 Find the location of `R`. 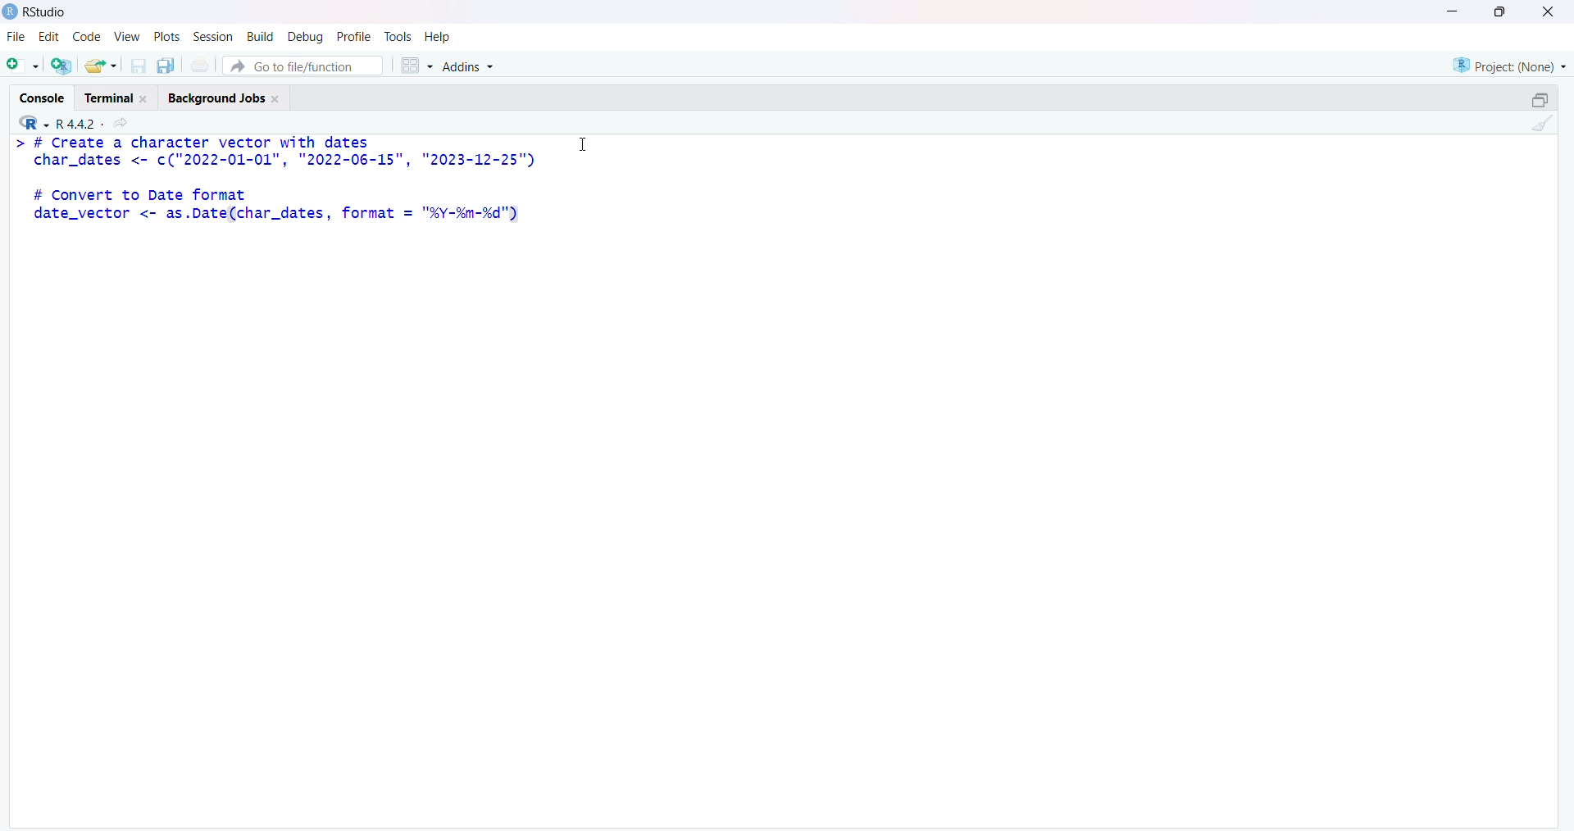

R is located at coordinates (28, 122).